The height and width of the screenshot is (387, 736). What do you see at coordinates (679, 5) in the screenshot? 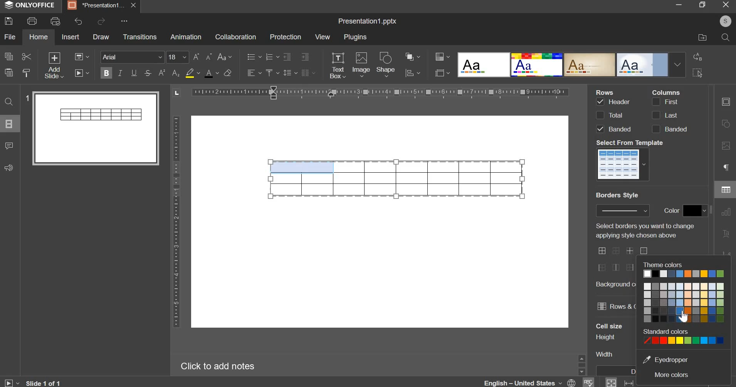
I see `minimize` at bounding box center [679, 5].